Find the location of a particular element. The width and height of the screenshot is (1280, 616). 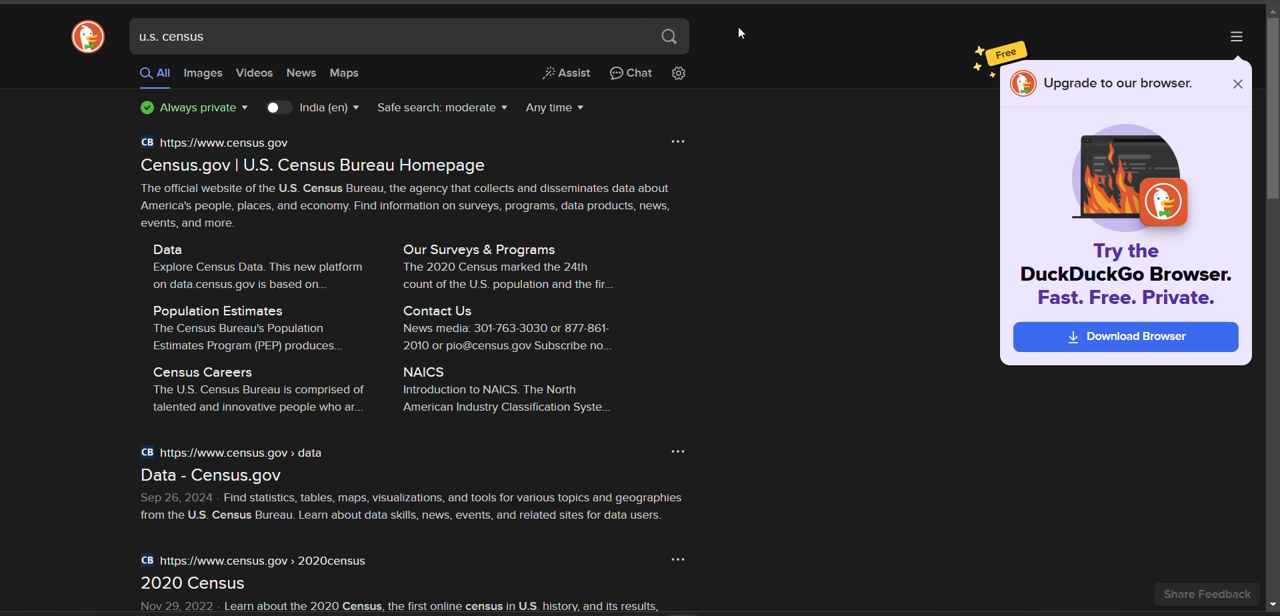

share feedback is located at coordinates (1203, 594).